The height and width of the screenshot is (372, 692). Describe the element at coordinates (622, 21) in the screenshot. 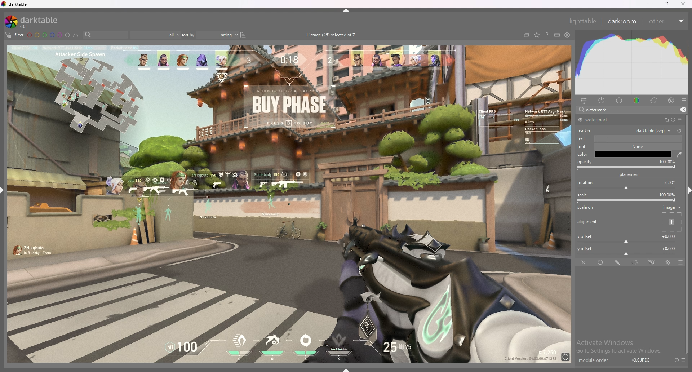

I see `darkroom` at that location.